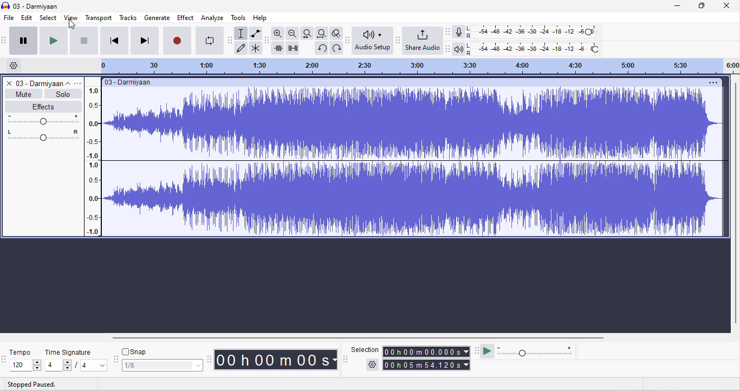 The image size is (740, 391). Describe the element at coordinates (372, 365) in the screenshot. I see `selection options` at that location.